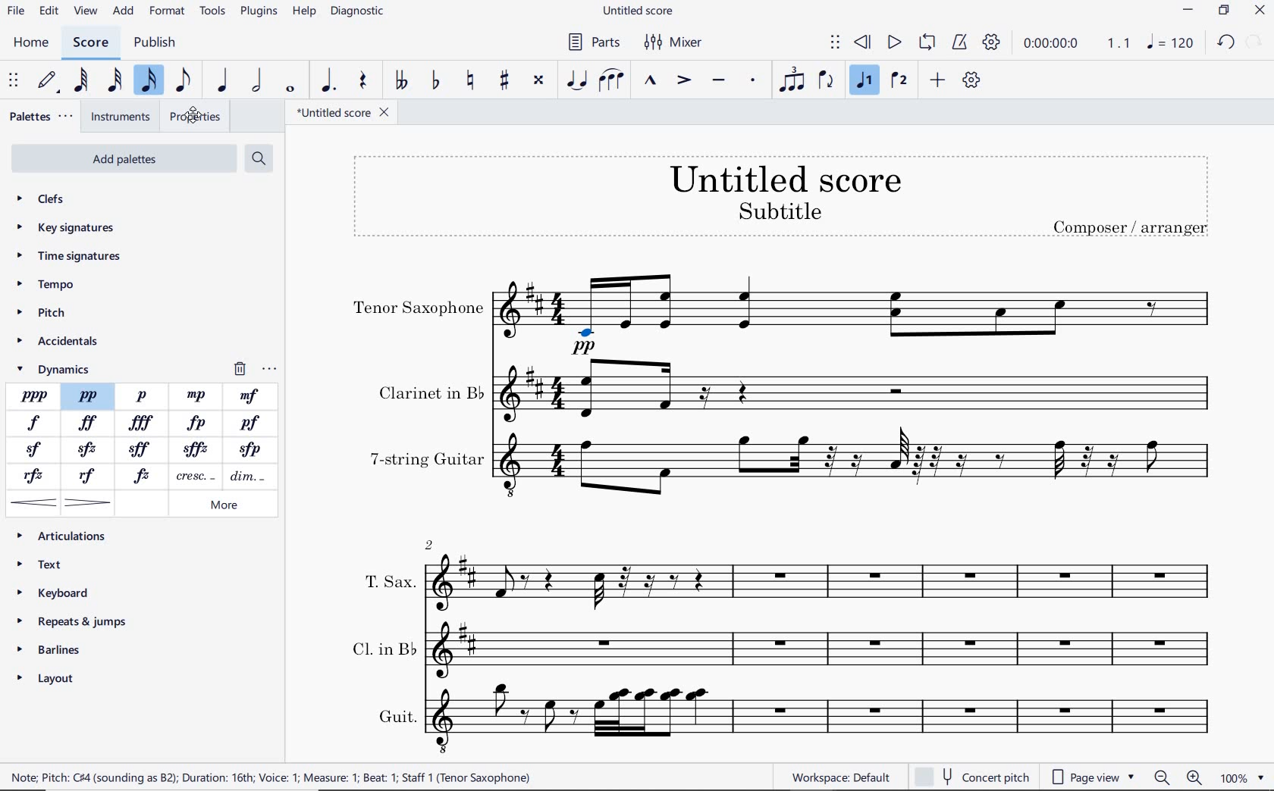 This screenshot has width=1274, height=791. What do you see at coordinates (303, 13) in the screenshot?
I see `help` at bounding box center [303, 13].